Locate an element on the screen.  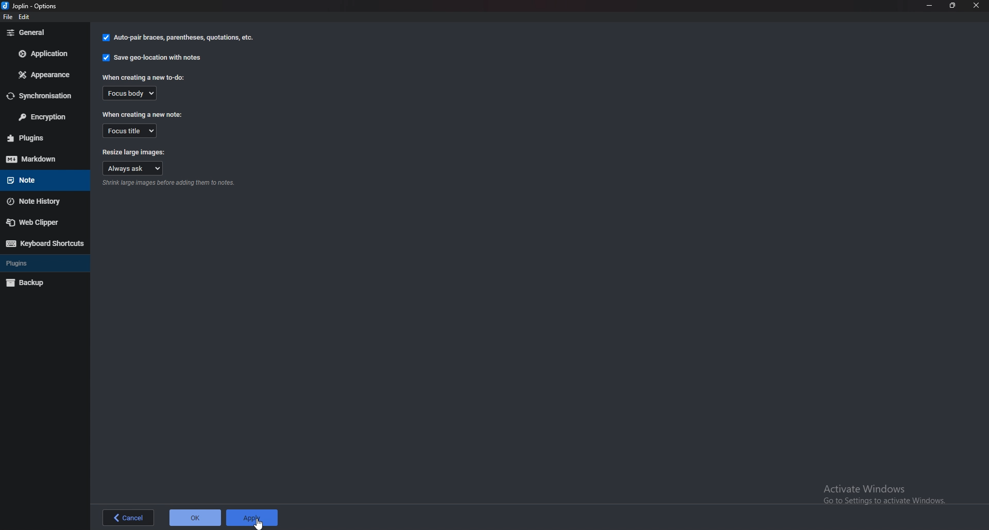
Autopair braces parenthesis, quotation, etc. is located at coordinates (178, 38).